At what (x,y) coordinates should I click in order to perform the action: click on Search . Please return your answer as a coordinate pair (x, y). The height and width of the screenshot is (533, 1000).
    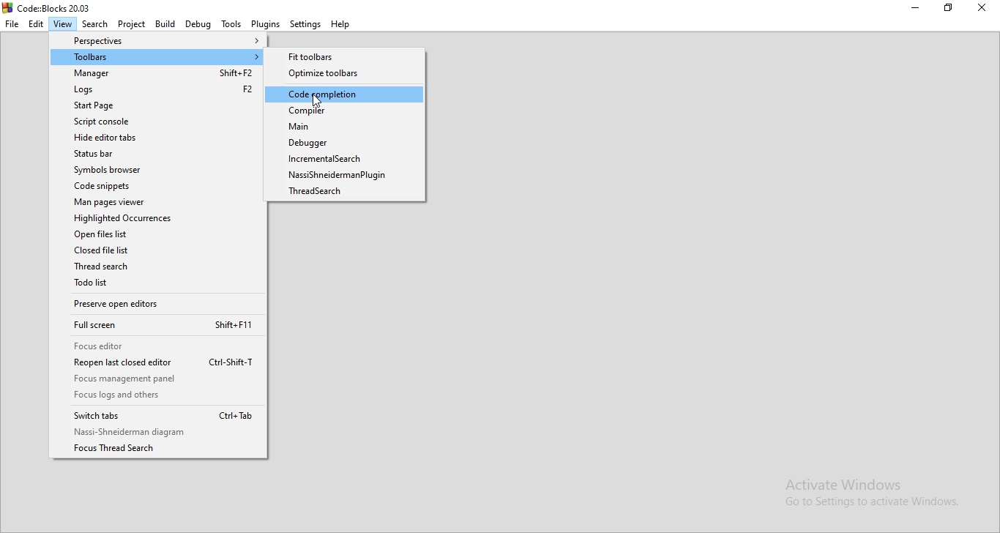
    Looking at the image, I should click on (95, 23).